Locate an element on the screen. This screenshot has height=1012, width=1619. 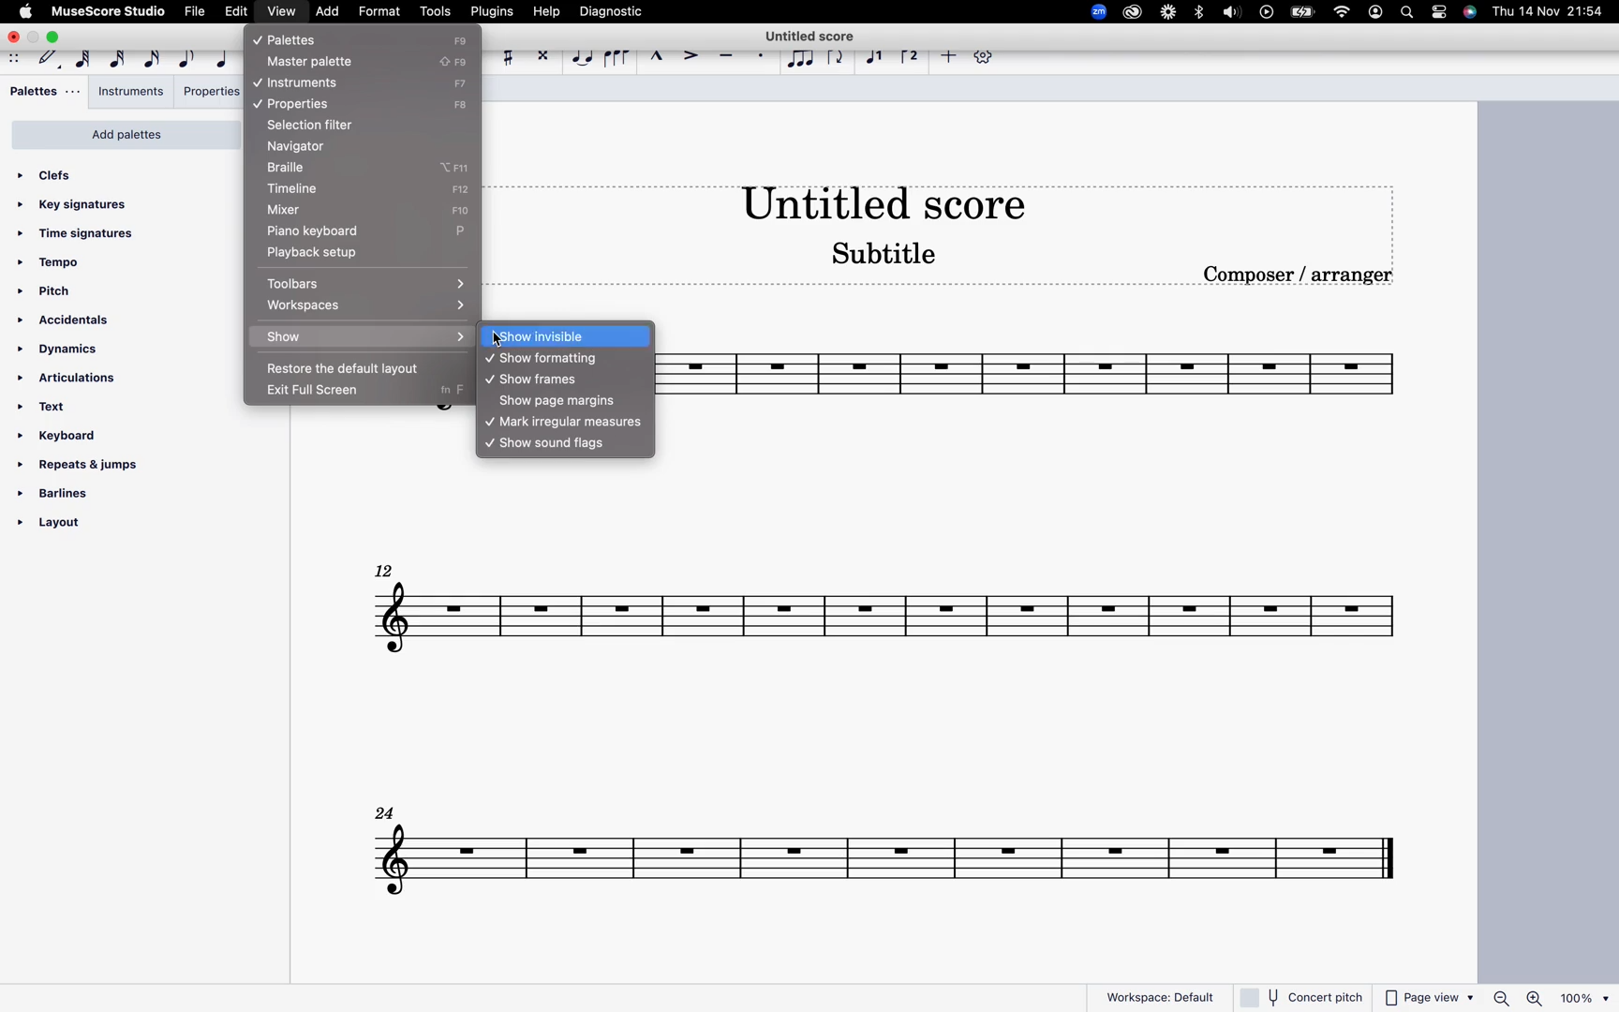
braille is located at coordinates (341, 168).